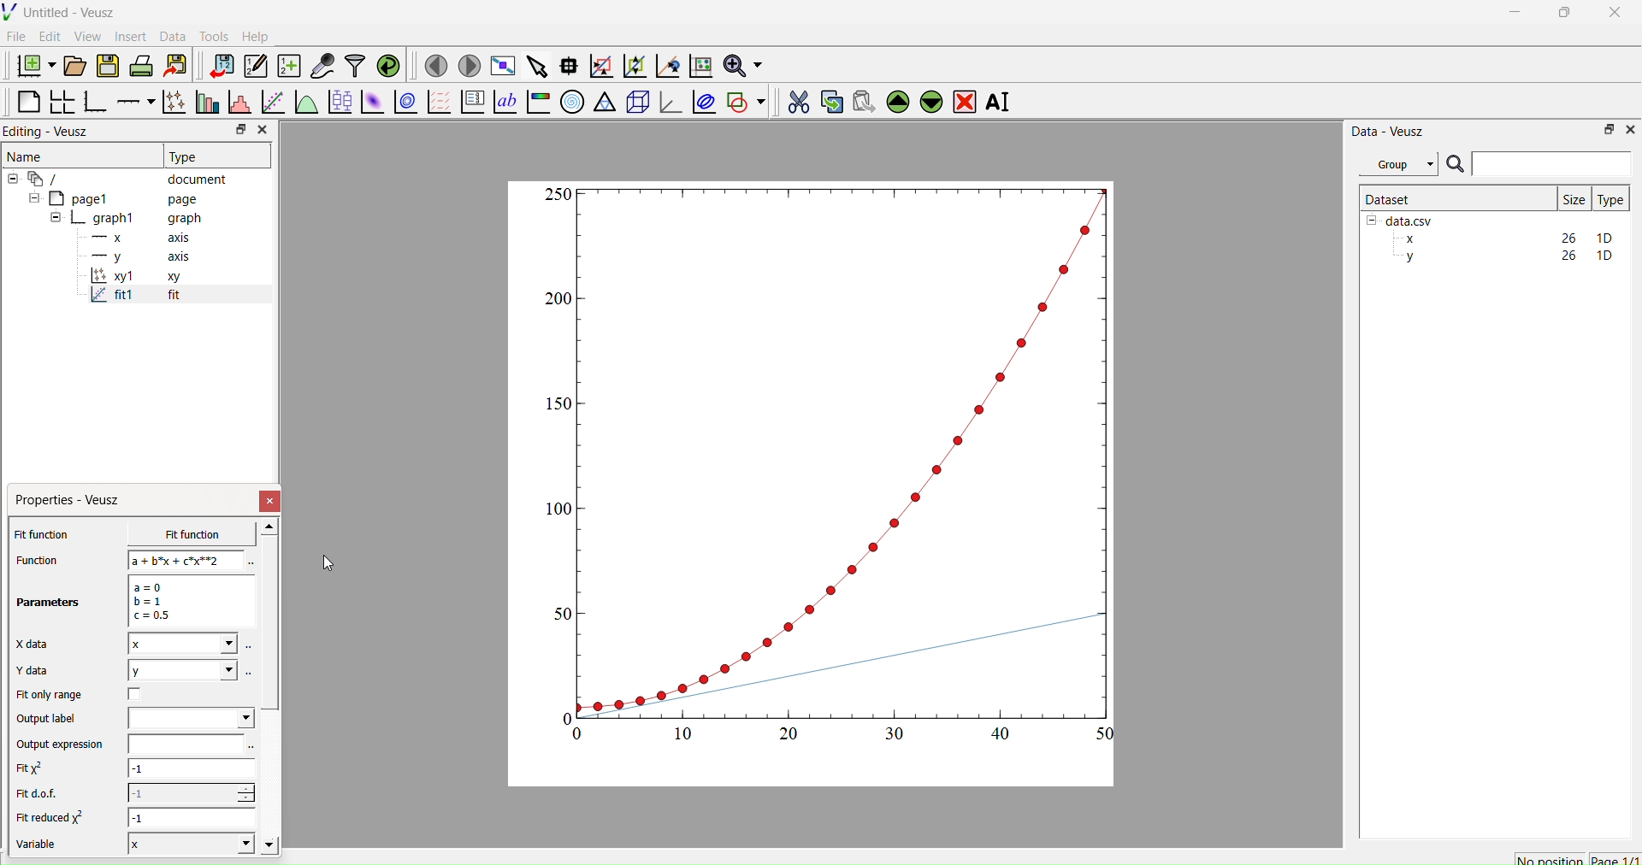 The height and width of the screenshot is (865, 1642). What do you see at coordinates (270, 688) in the screenshot?
I see `Scroll ` at bounding box center [270, 688].